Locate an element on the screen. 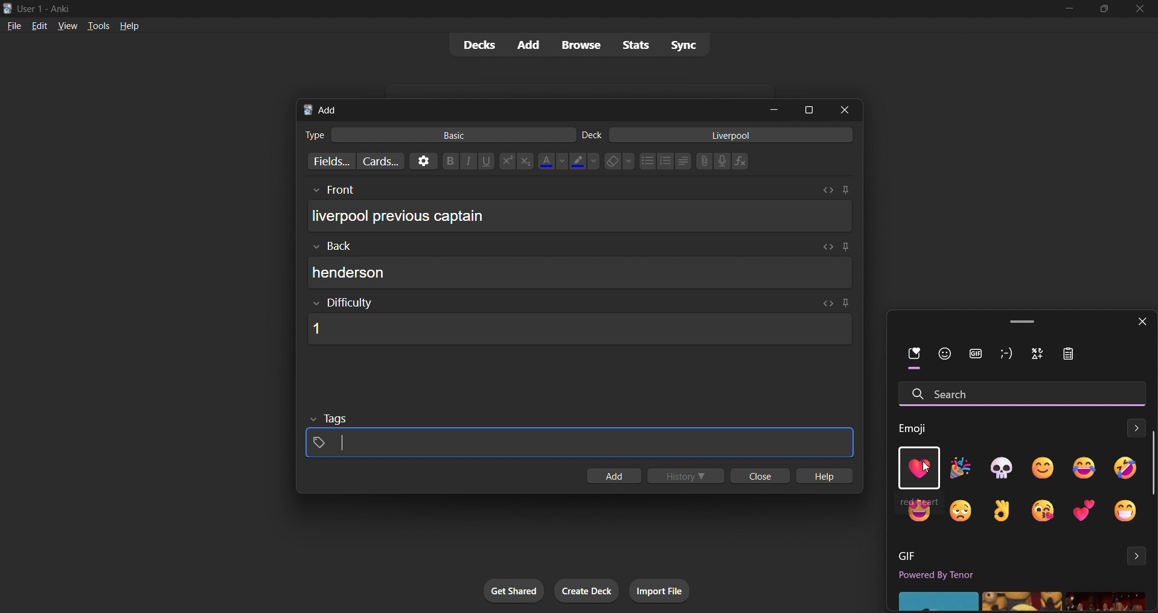  minimize is located at coordinates (776, 110).